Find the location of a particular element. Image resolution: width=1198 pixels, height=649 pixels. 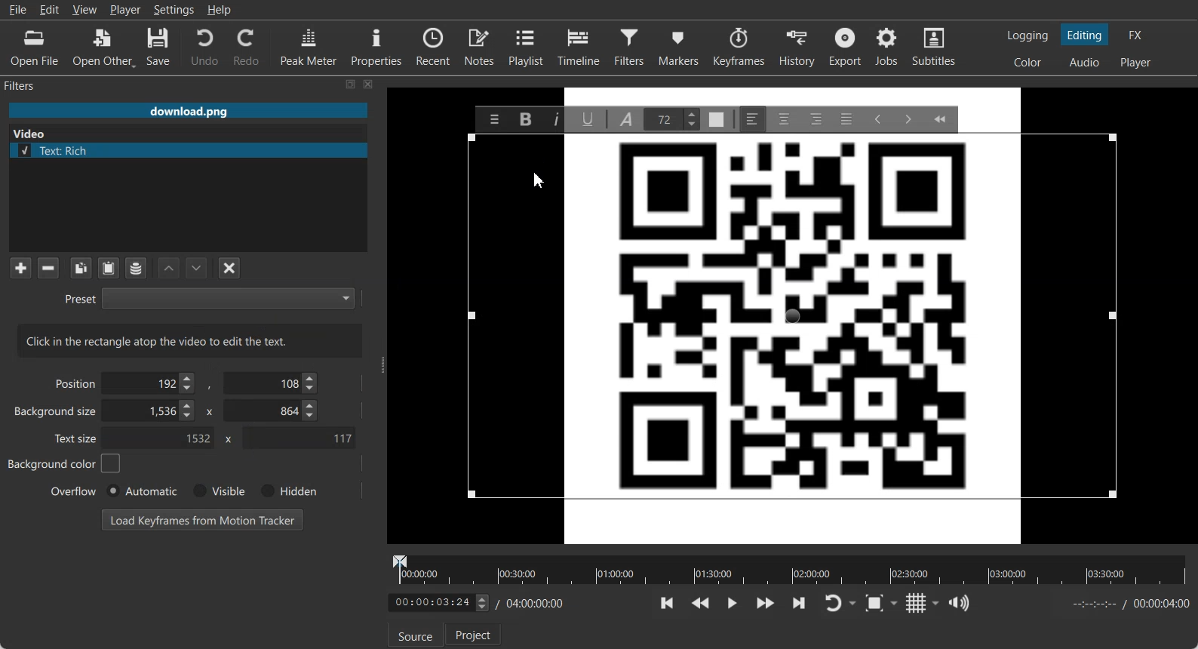

Background size Y- Co-ordinate is located at coordinates (272, 412).